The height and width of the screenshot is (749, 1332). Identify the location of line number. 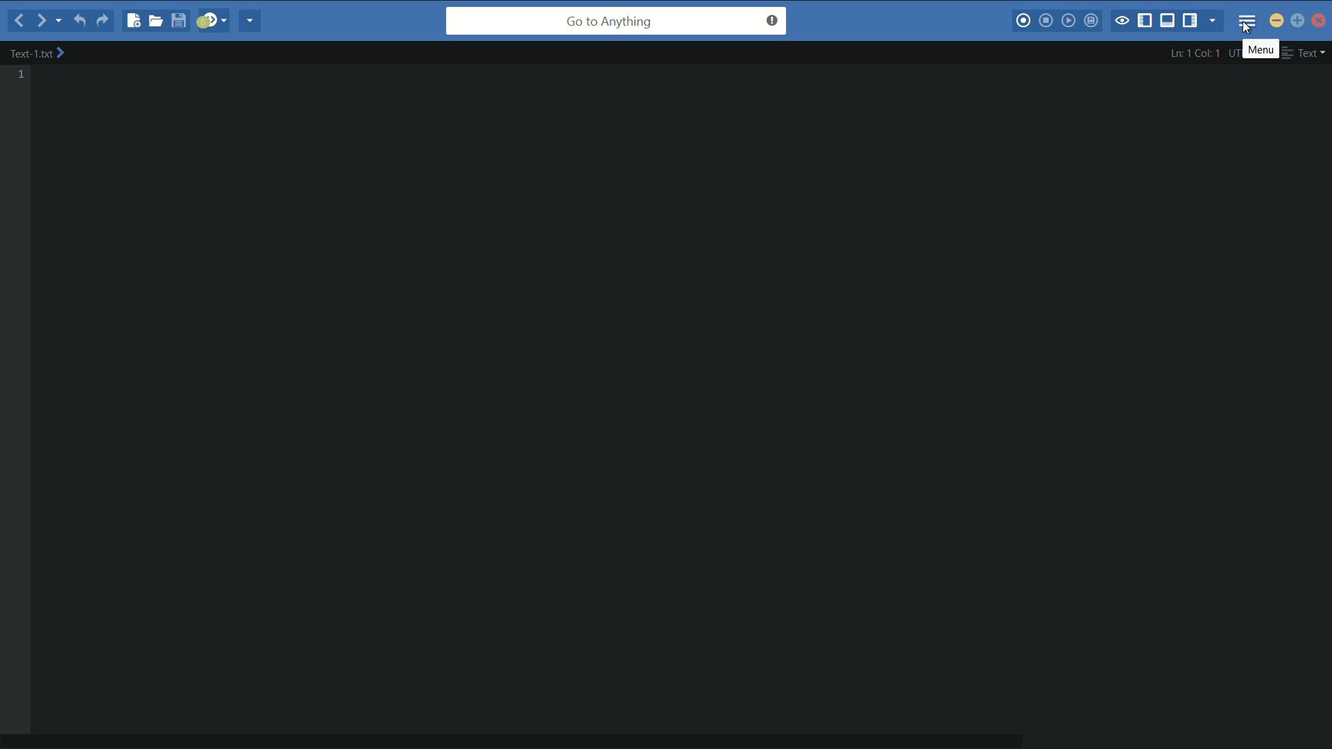
(22, 75).